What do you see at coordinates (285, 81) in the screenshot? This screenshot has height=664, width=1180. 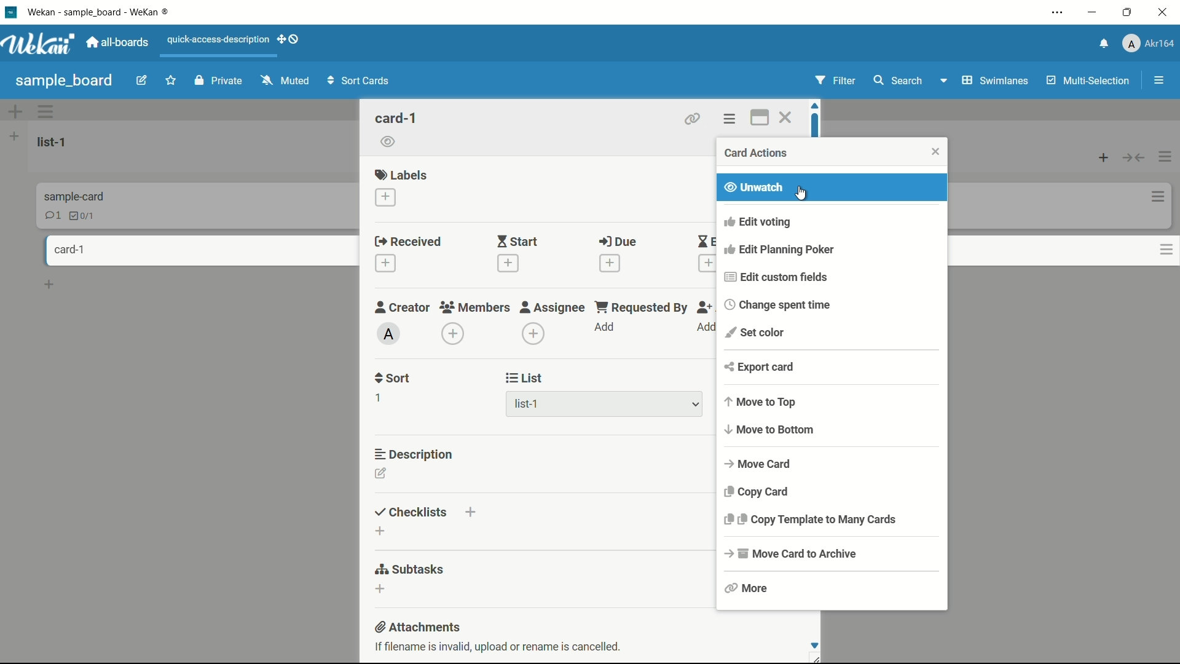 I see `muted` at bounding box center [285, 81].